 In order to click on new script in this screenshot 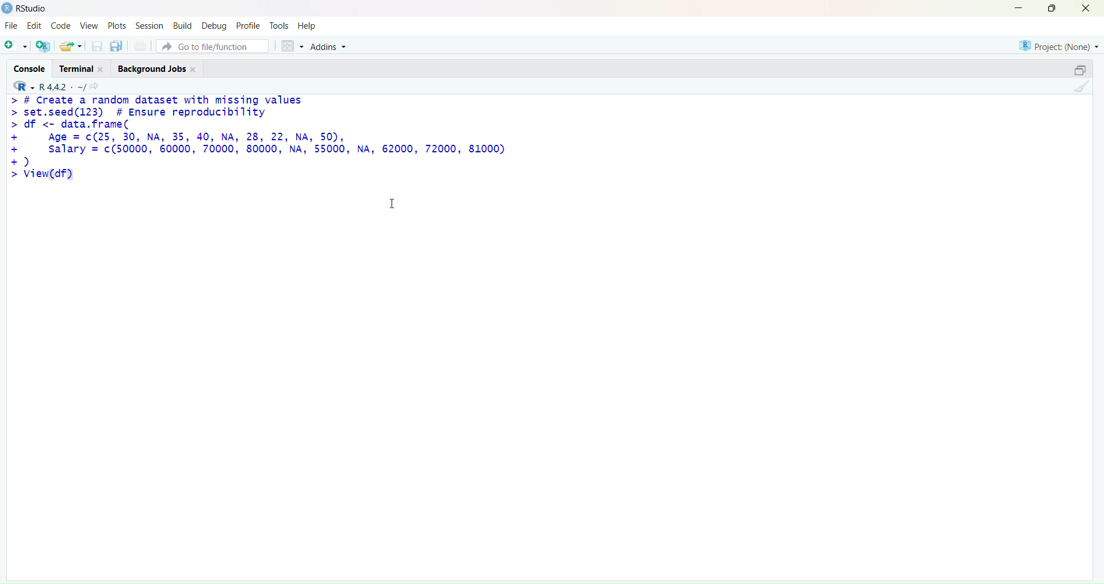, I will do `click(14, 48)`.